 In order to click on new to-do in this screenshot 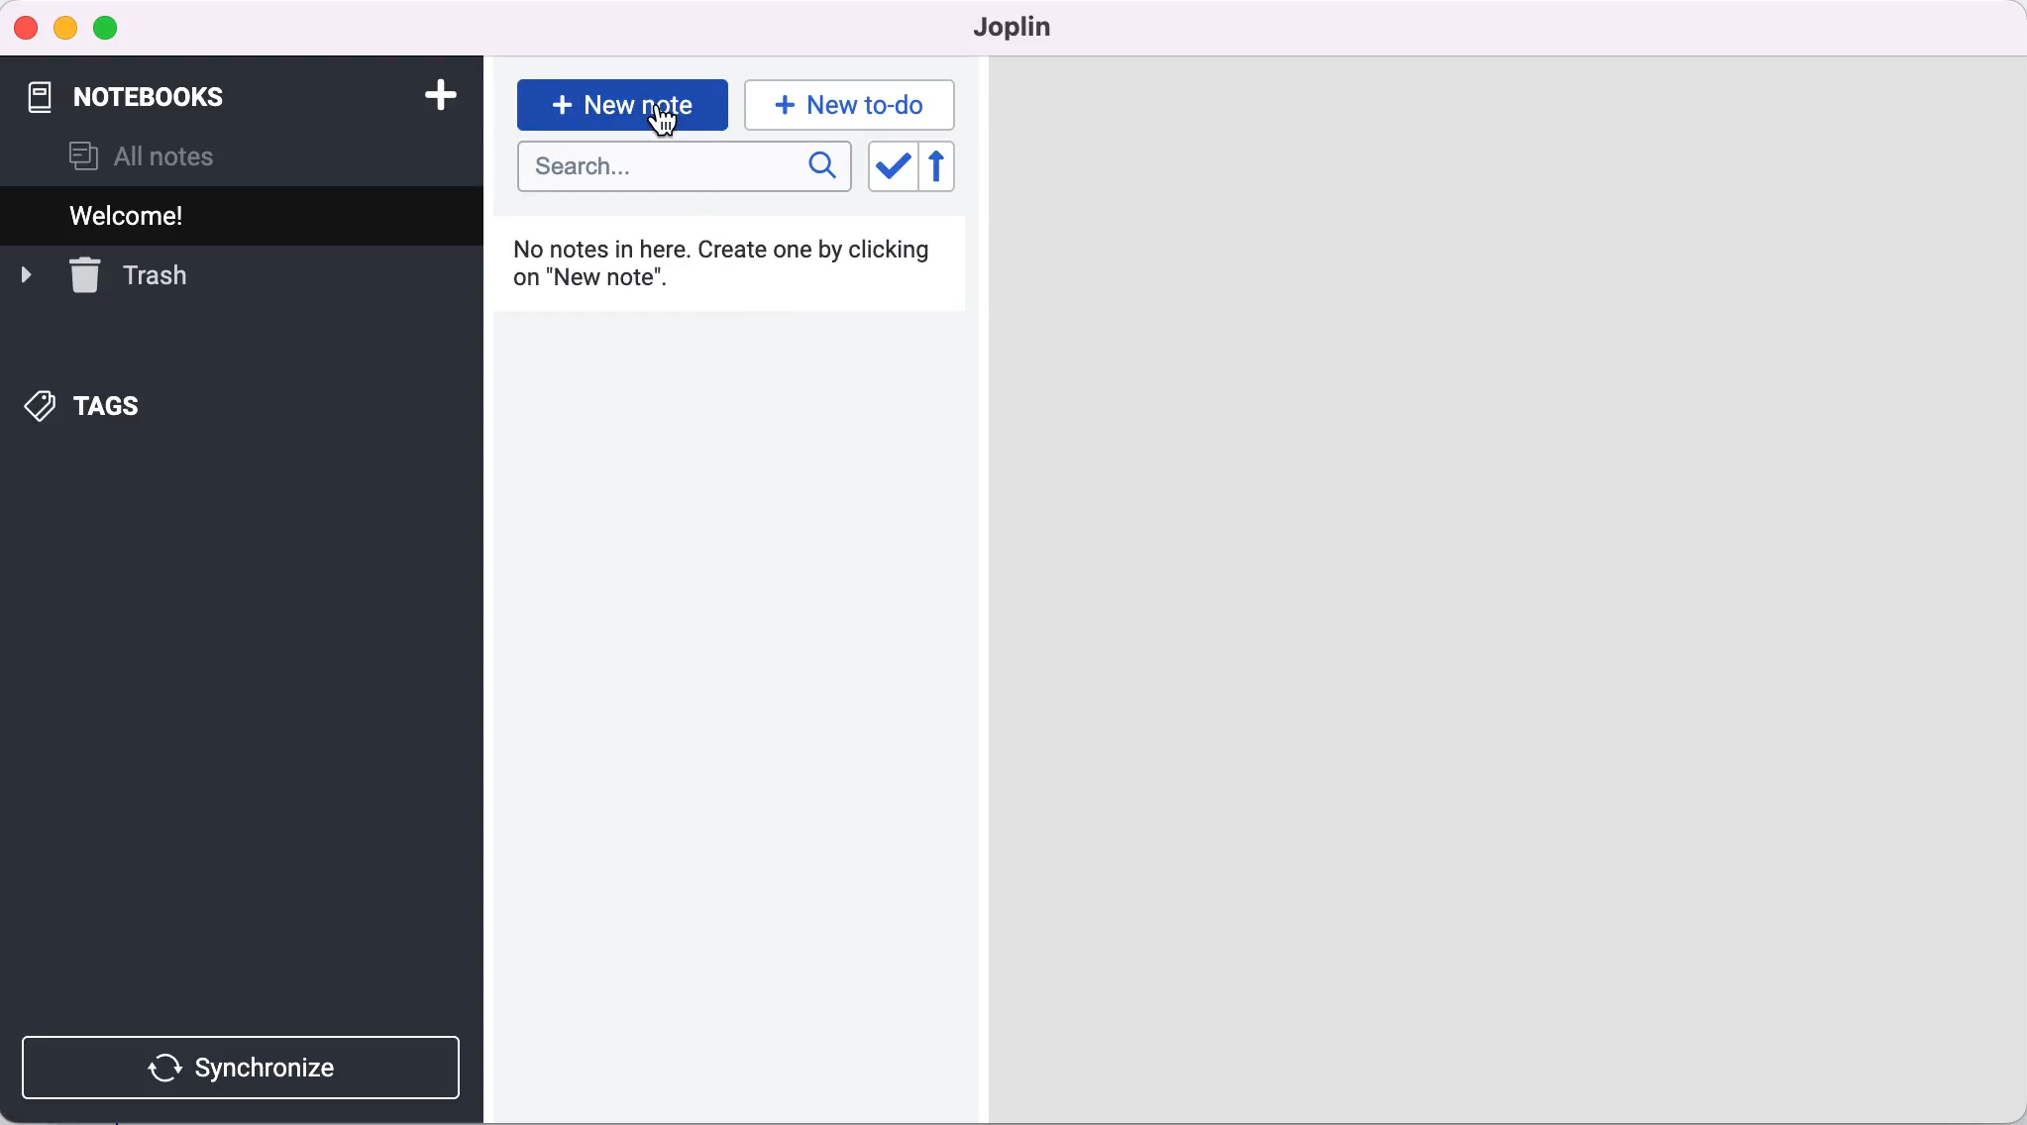, I will do `click(856, 104)`.